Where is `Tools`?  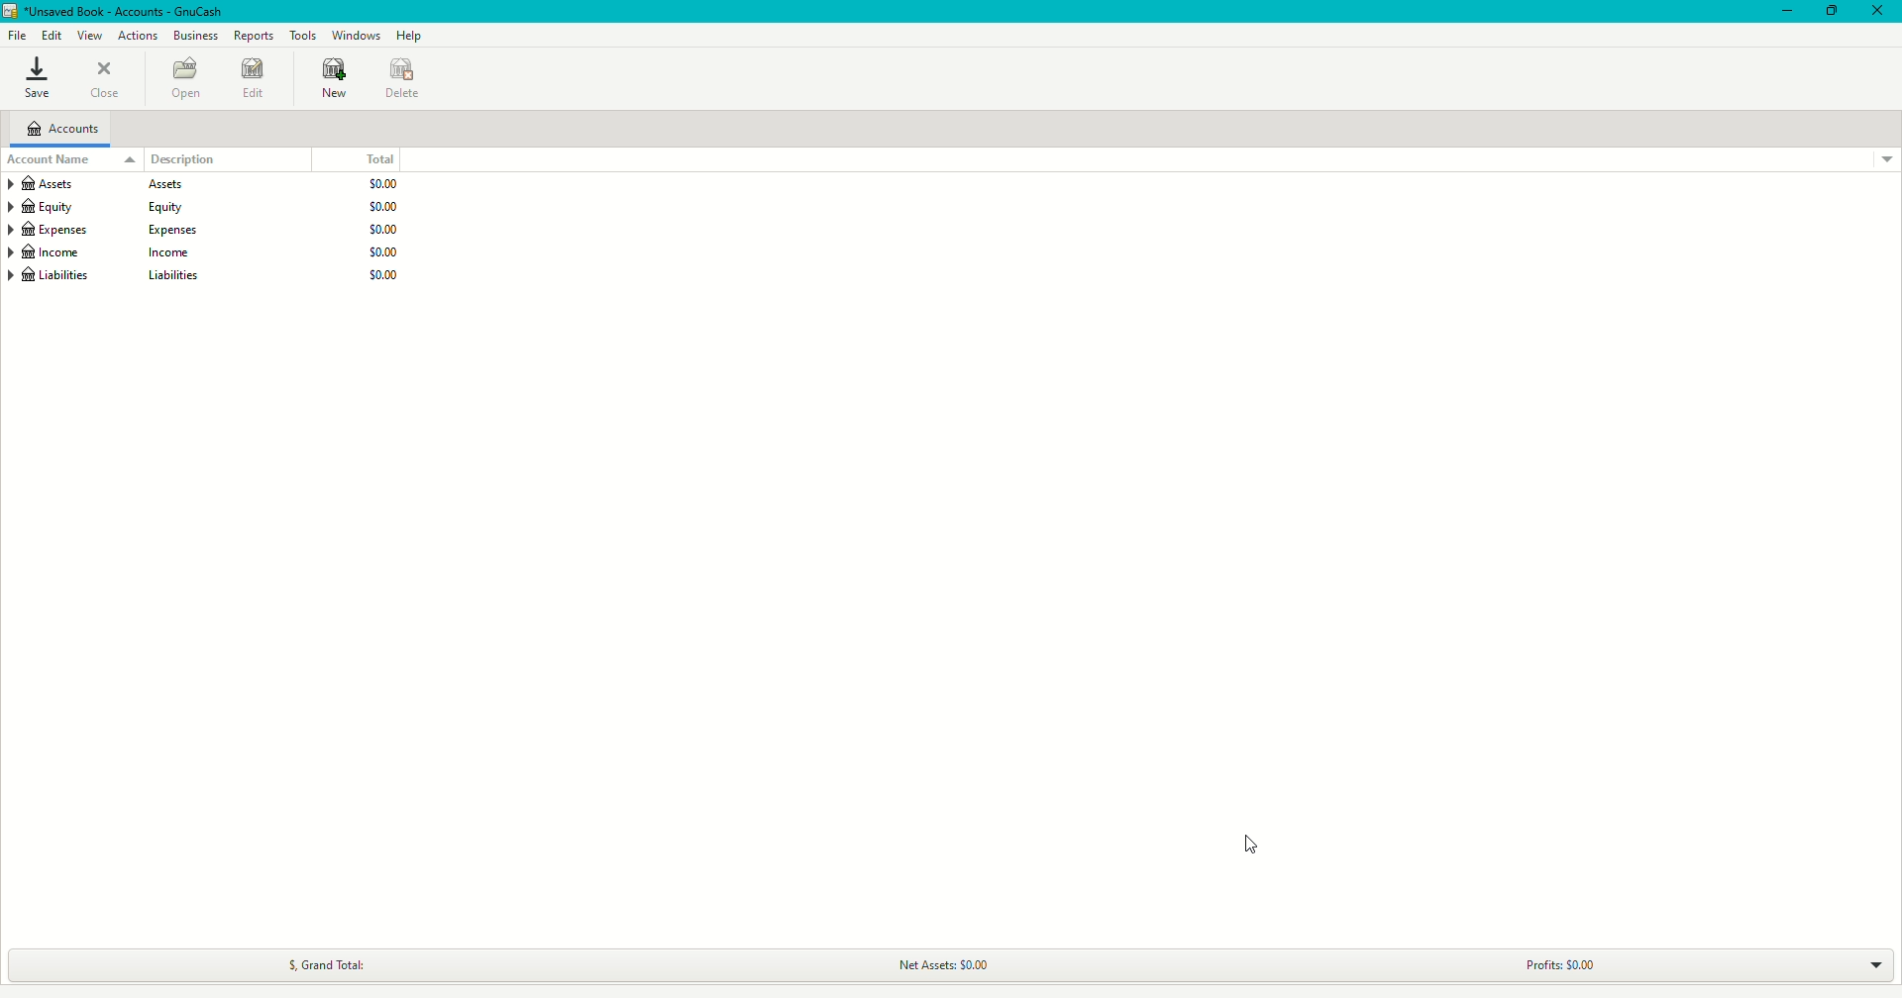
Tools is located at coordinates (303, 35).